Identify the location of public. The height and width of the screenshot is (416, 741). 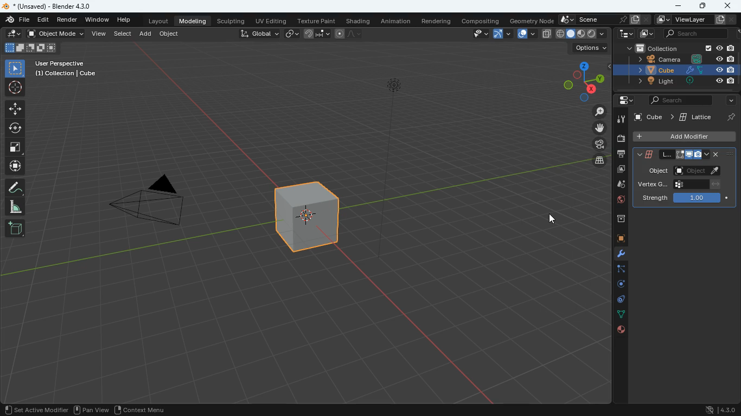
(621, 330).